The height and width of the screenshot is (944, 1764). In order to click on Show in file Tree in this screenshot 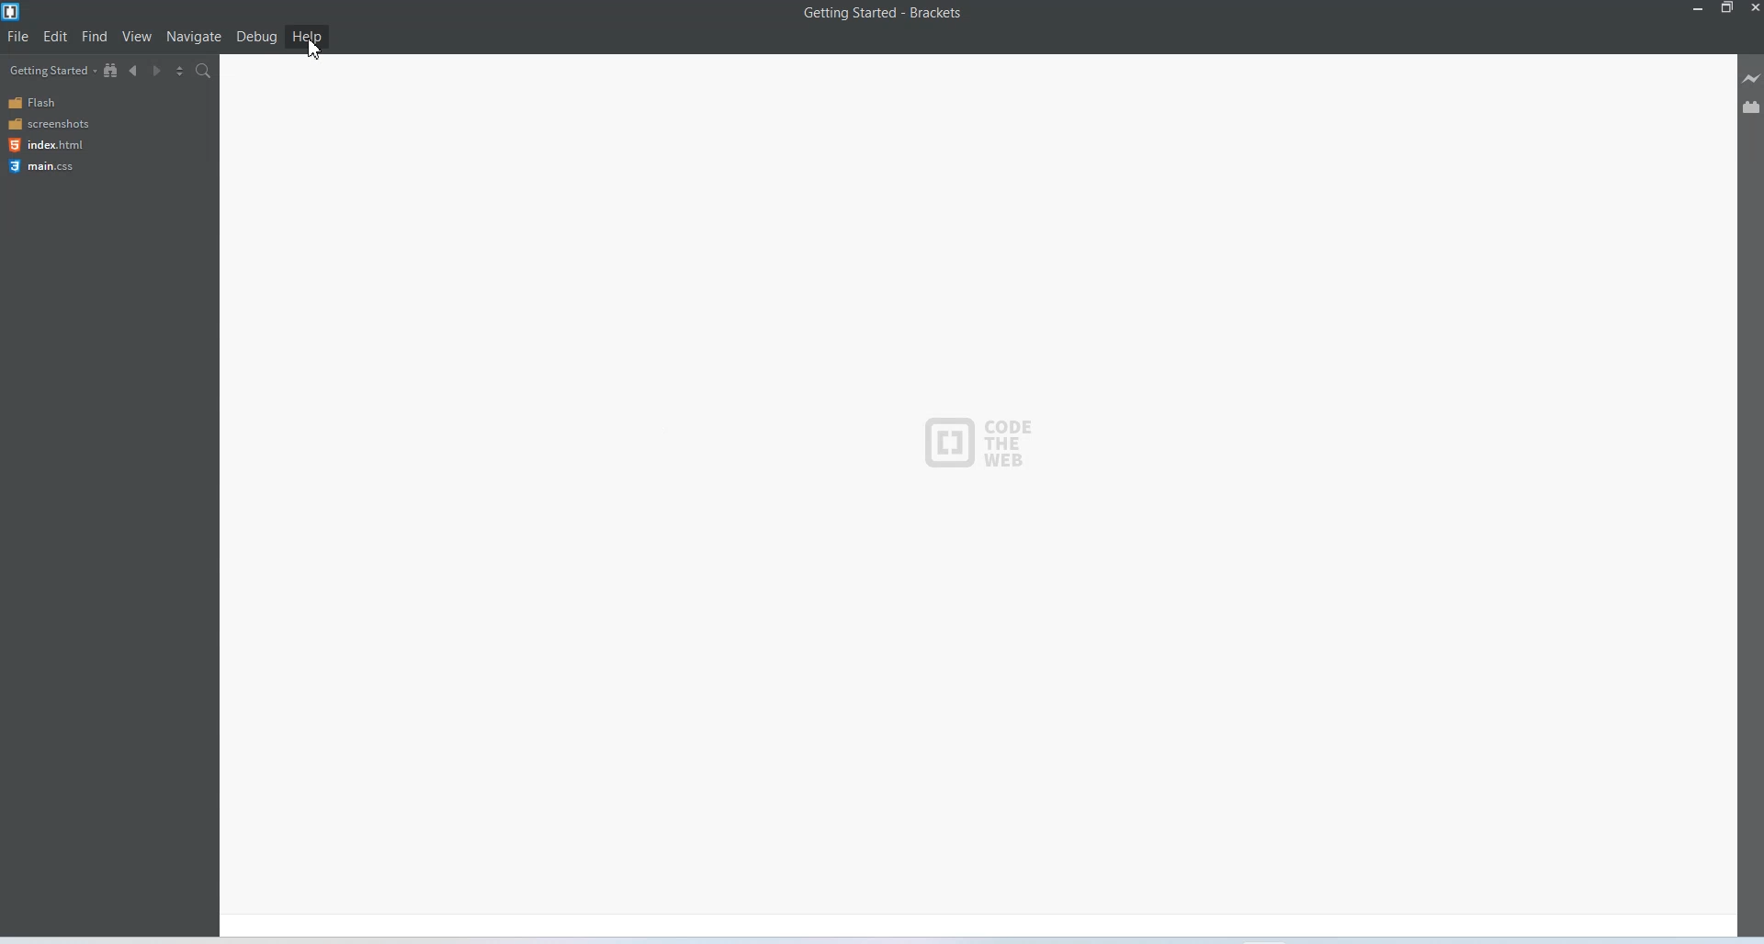, I will do `click(112, 71)`.